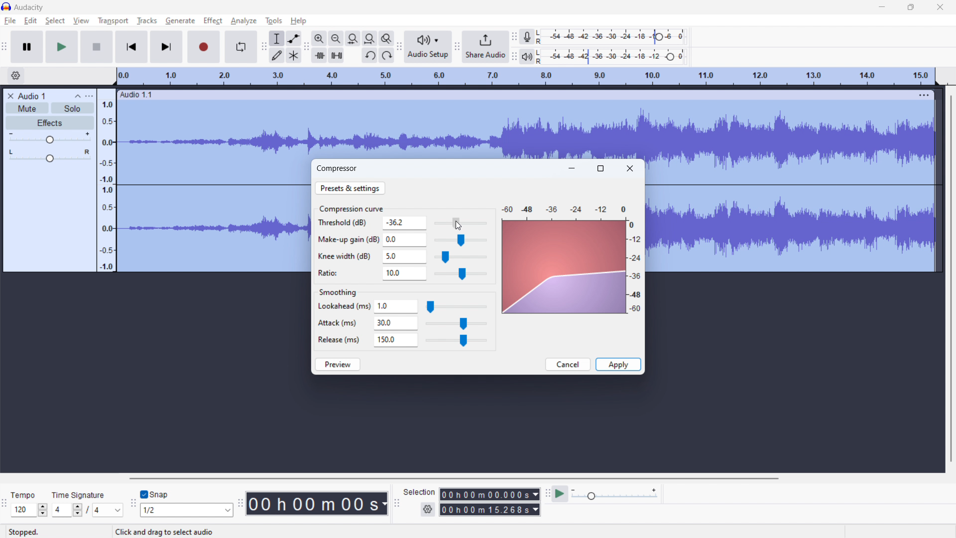 The width and height of the screenshot is (956, 538). Describe the element at coordinates (30, 531) in the screenshot. I see `Stopped` at that location.